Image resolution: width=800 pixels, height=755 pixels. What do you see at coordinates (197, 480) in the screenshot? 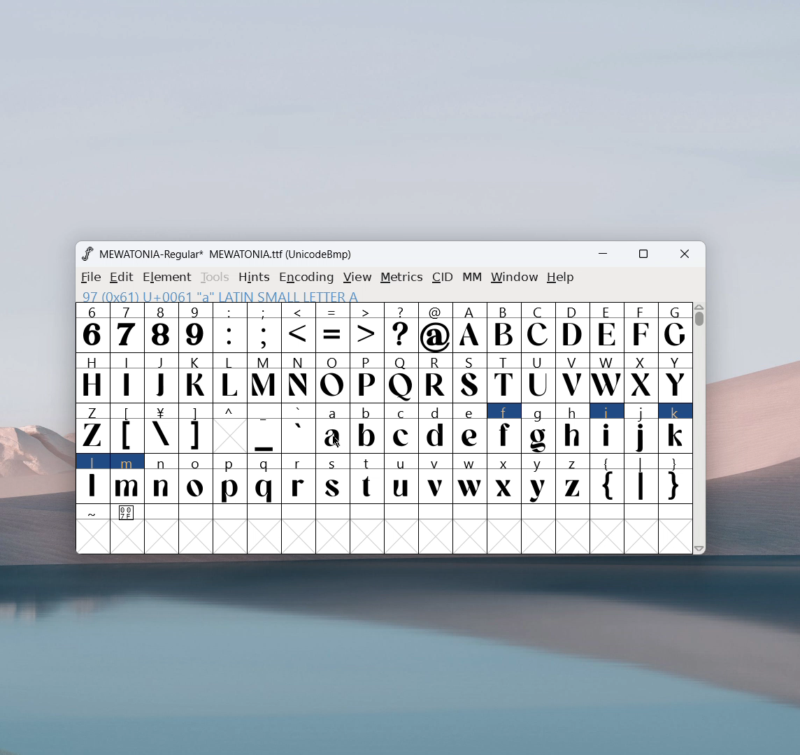
I see `o` at bounding box center [197, 480].